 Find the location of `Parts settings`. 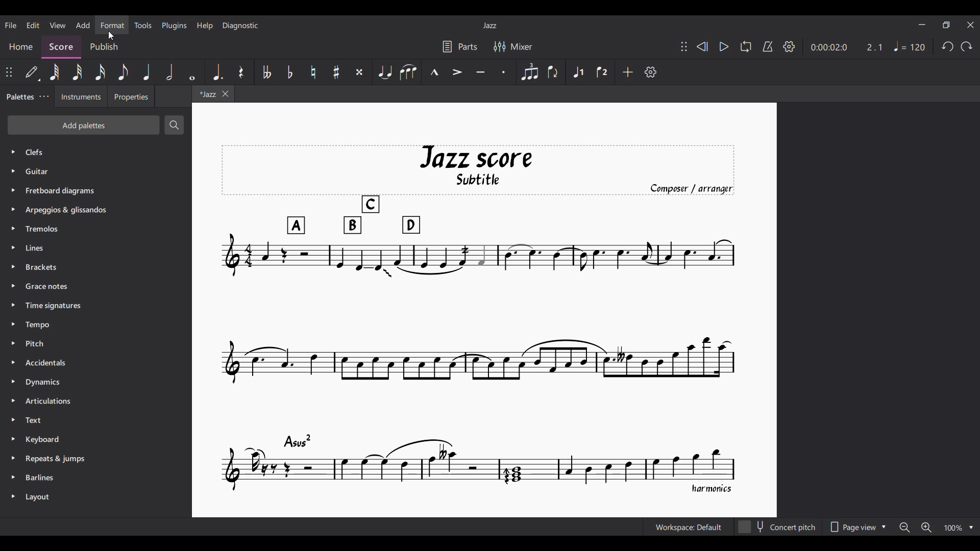

Parts settings is located at coordinates (460, 47).